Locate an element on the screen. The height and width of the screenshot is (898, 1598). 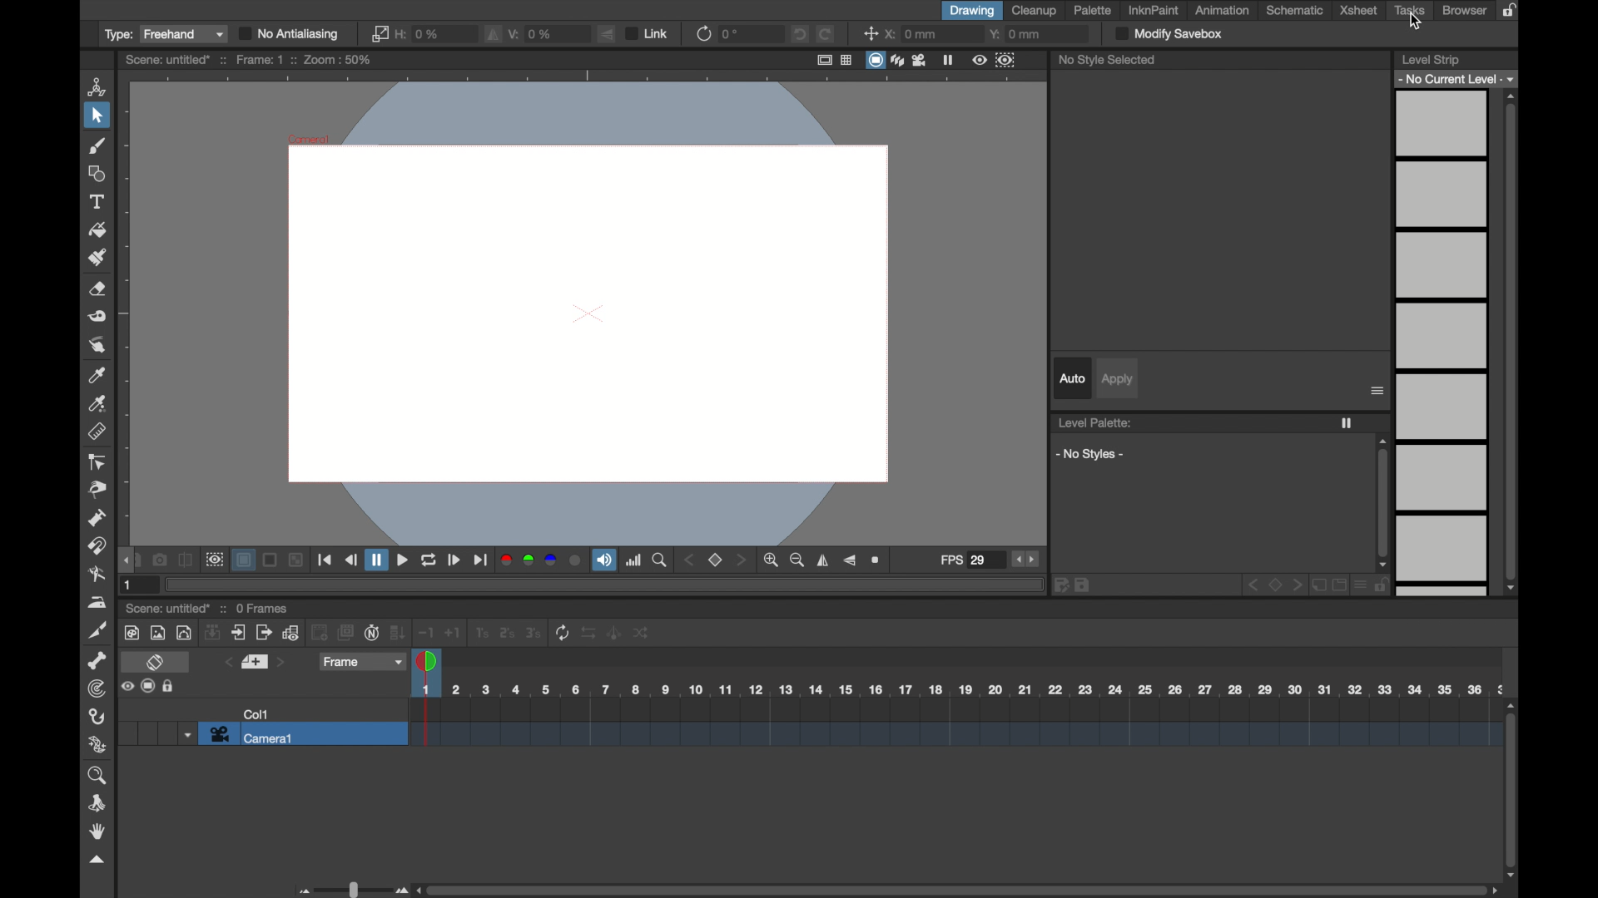
histogram is located at coordinates (635, 560).